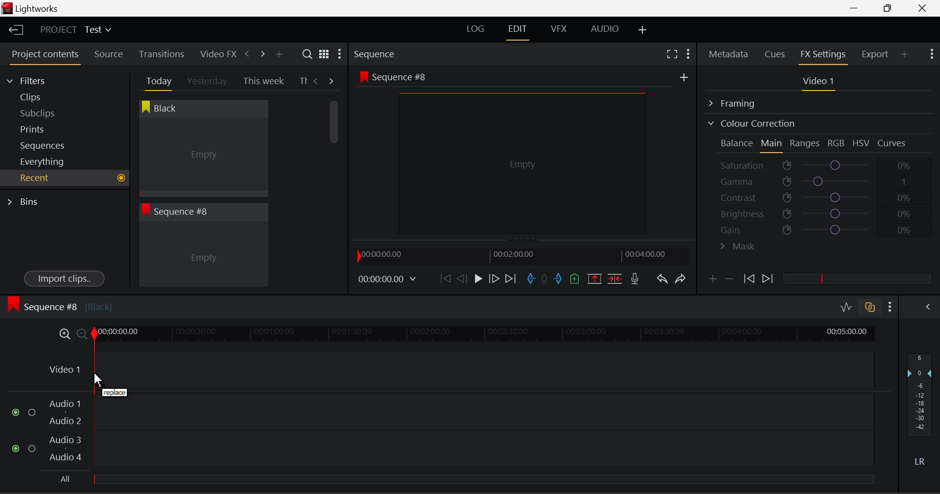  Describe the element at coordinates (643, 30) in the screenshot. I see `Add Layout` at that location.